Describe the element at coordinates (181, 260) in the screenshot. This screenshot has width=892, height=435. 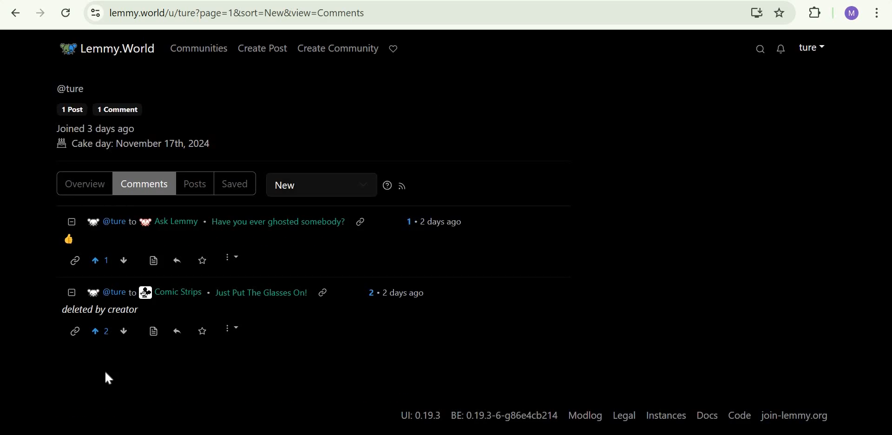
I see `reply` at that location.